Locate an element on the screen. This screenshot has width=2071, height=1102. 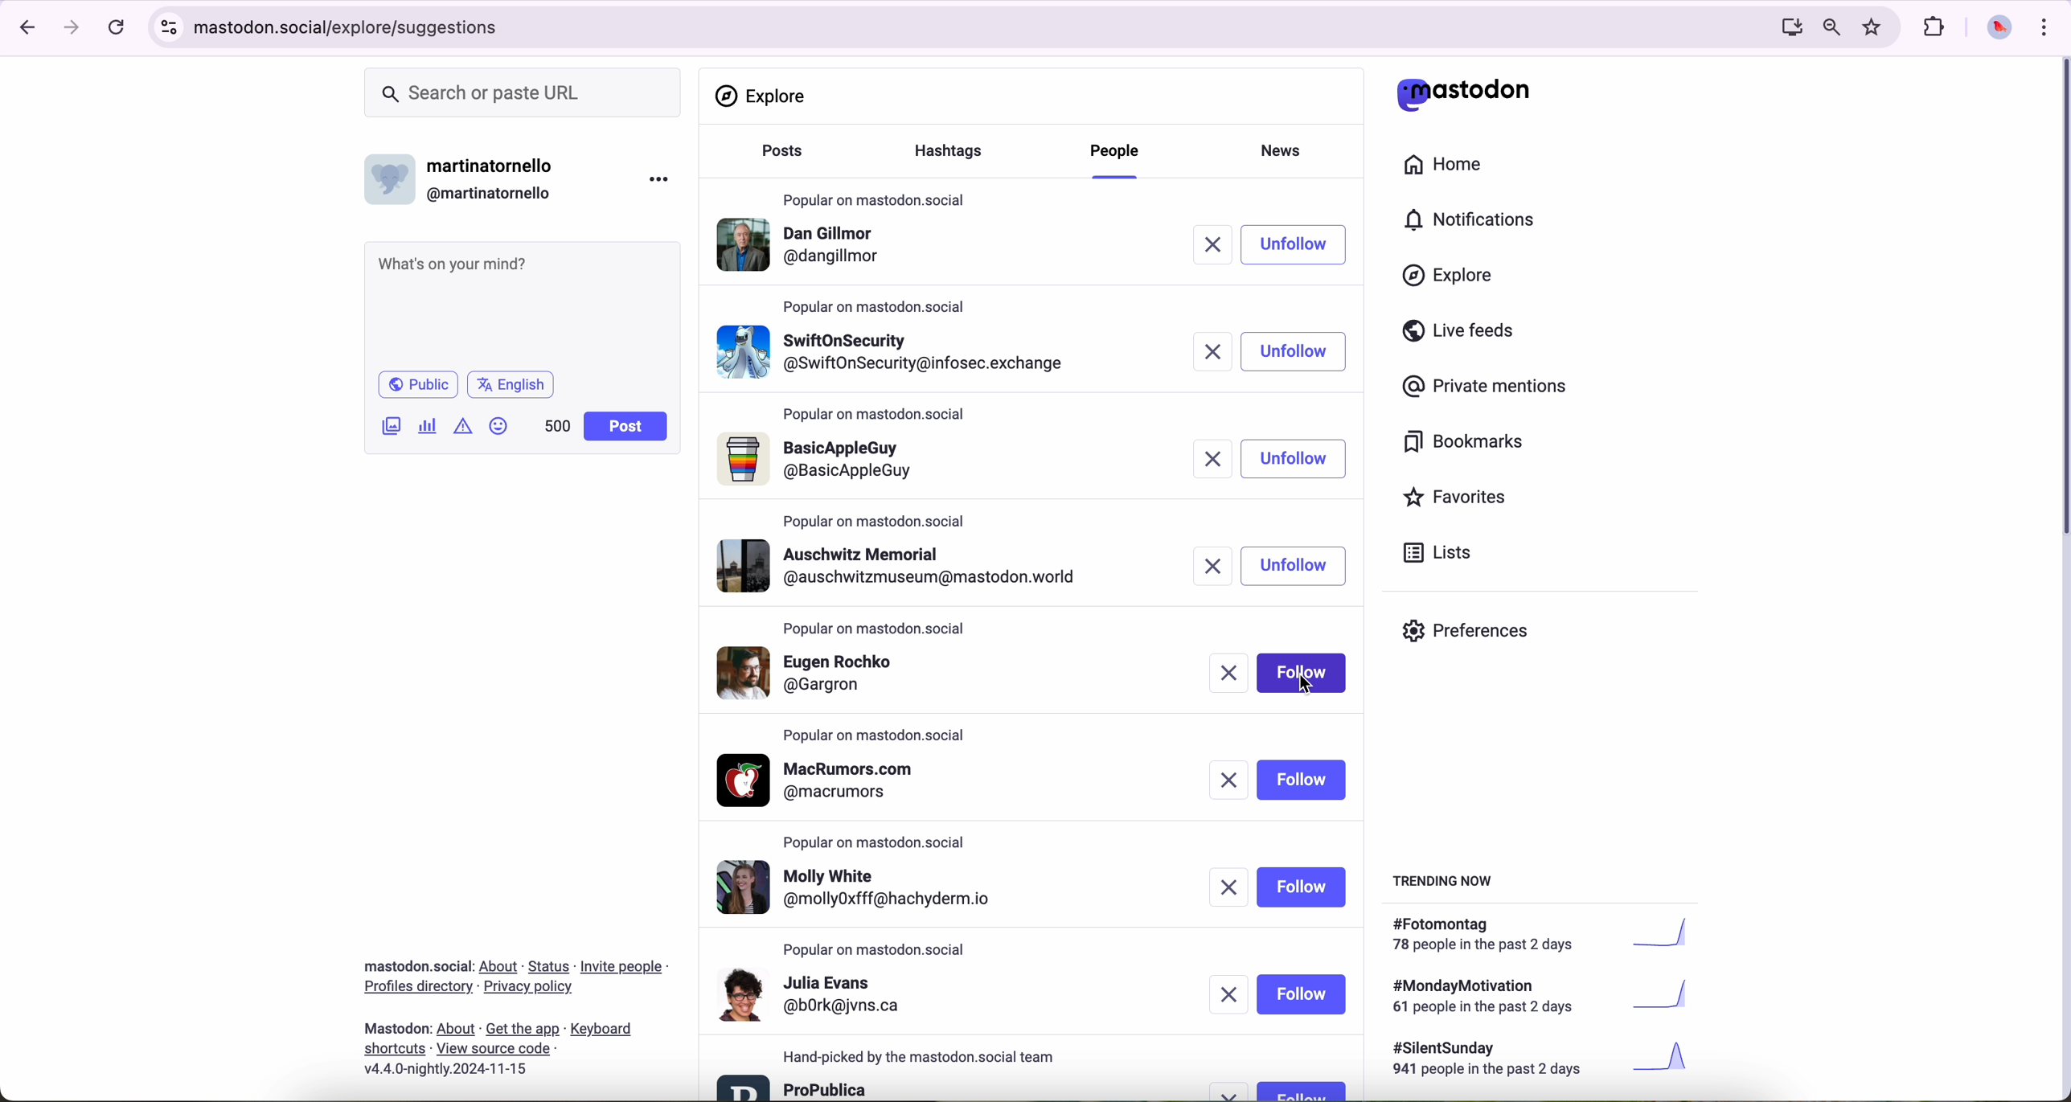
follow is located at coordinates (1302, 352).